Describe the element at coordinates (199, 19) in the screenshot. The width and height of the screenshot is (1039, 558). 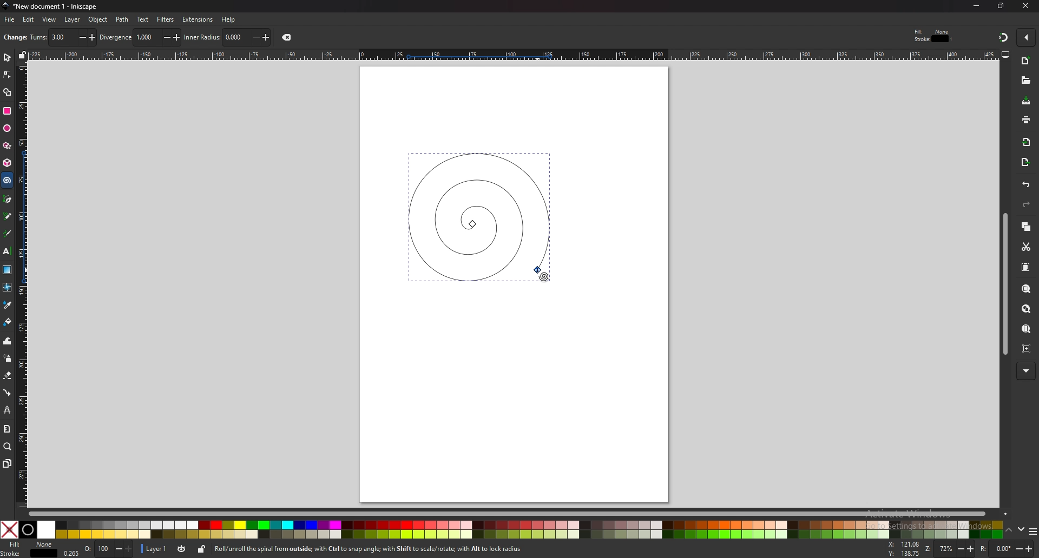
I see `extensions` at that location.